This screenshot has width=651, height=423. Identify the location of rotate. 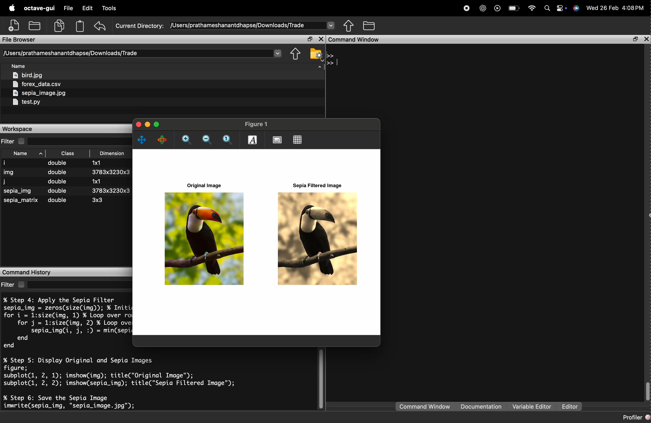
(162, 140).